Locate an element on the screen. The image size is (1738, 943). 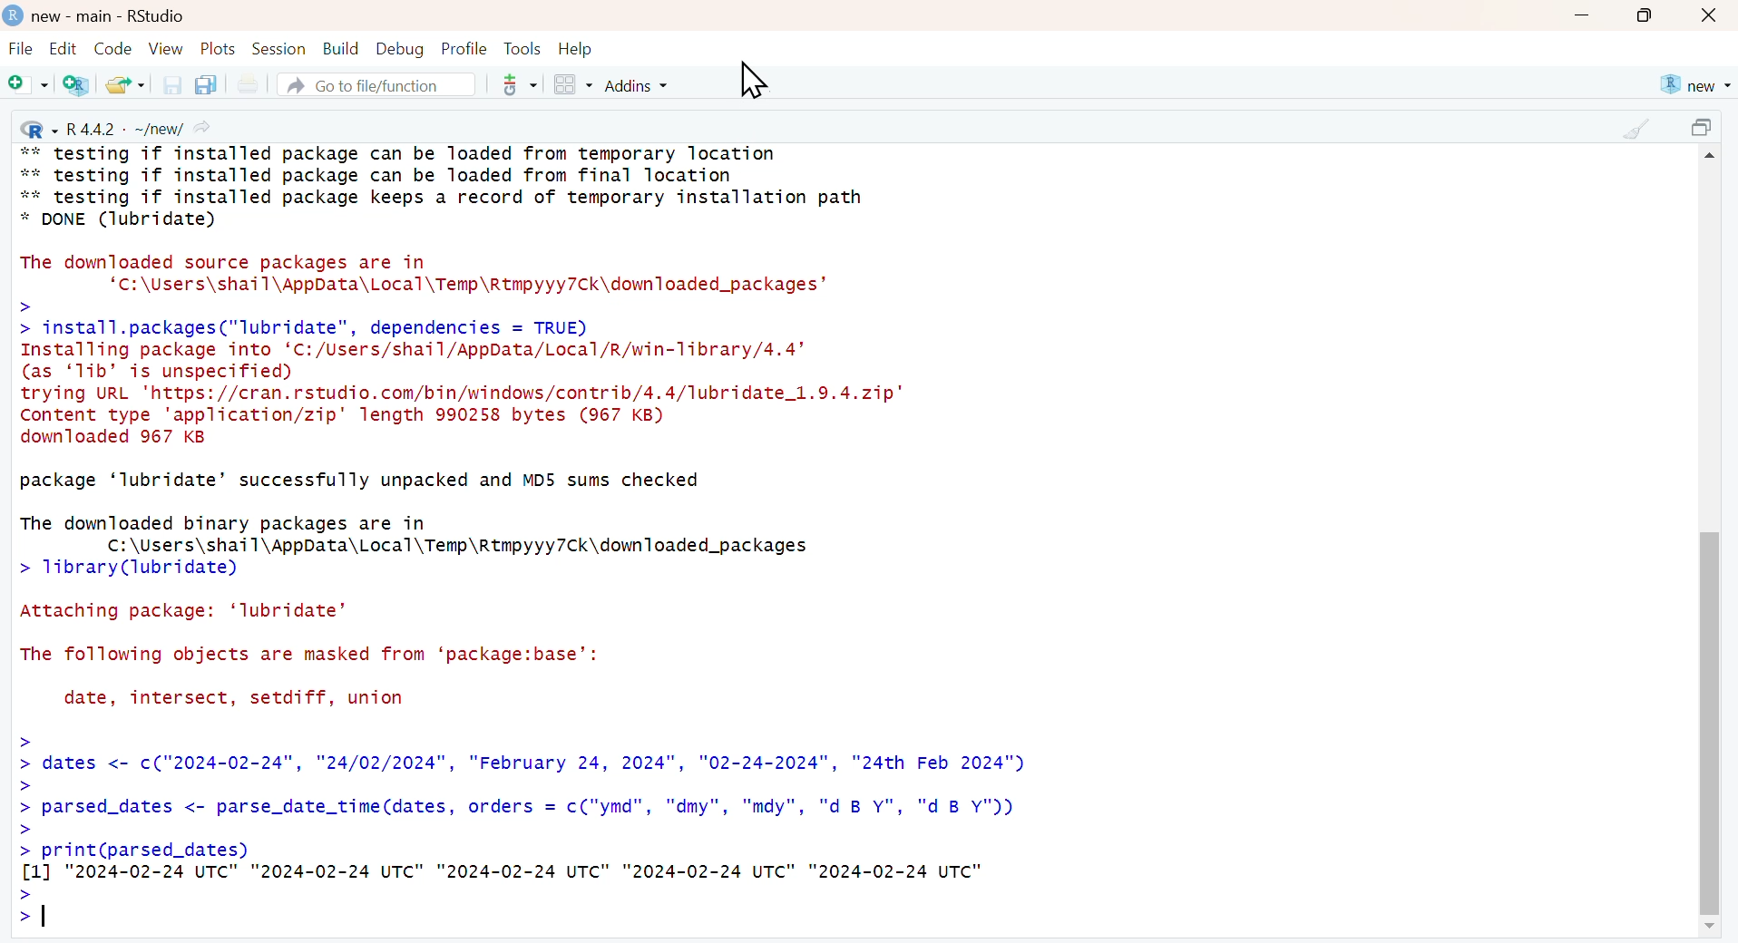
The downloaded source packages are in
‘c:\Users\shail\AppData\Local\Temp\Rtmpyyy7Ck\downloaded_packages’

>

> install.packages("lubridate", dependencies = TRUE)

Installing package into ‘C:/Users/shail/AppData/Local/R/win-Tlibrary/4.4’

(as ‘1ib’ is unspecified)

trying URL 'https://cran.rstudio.com/bin/windows/contrib/4.4/lubridate_1.9.4.zip"

Content type 'application/zip' length 990258 bytes (967 KB)

downloaded 967 KB is located at coordinates (472, 351).